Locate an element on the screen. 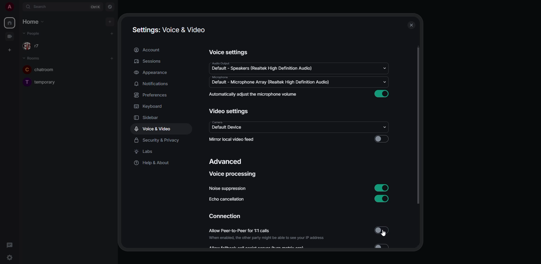 The width and height of the screenshot is (541, 264). ctrl K is located at coordinates (95, 7).